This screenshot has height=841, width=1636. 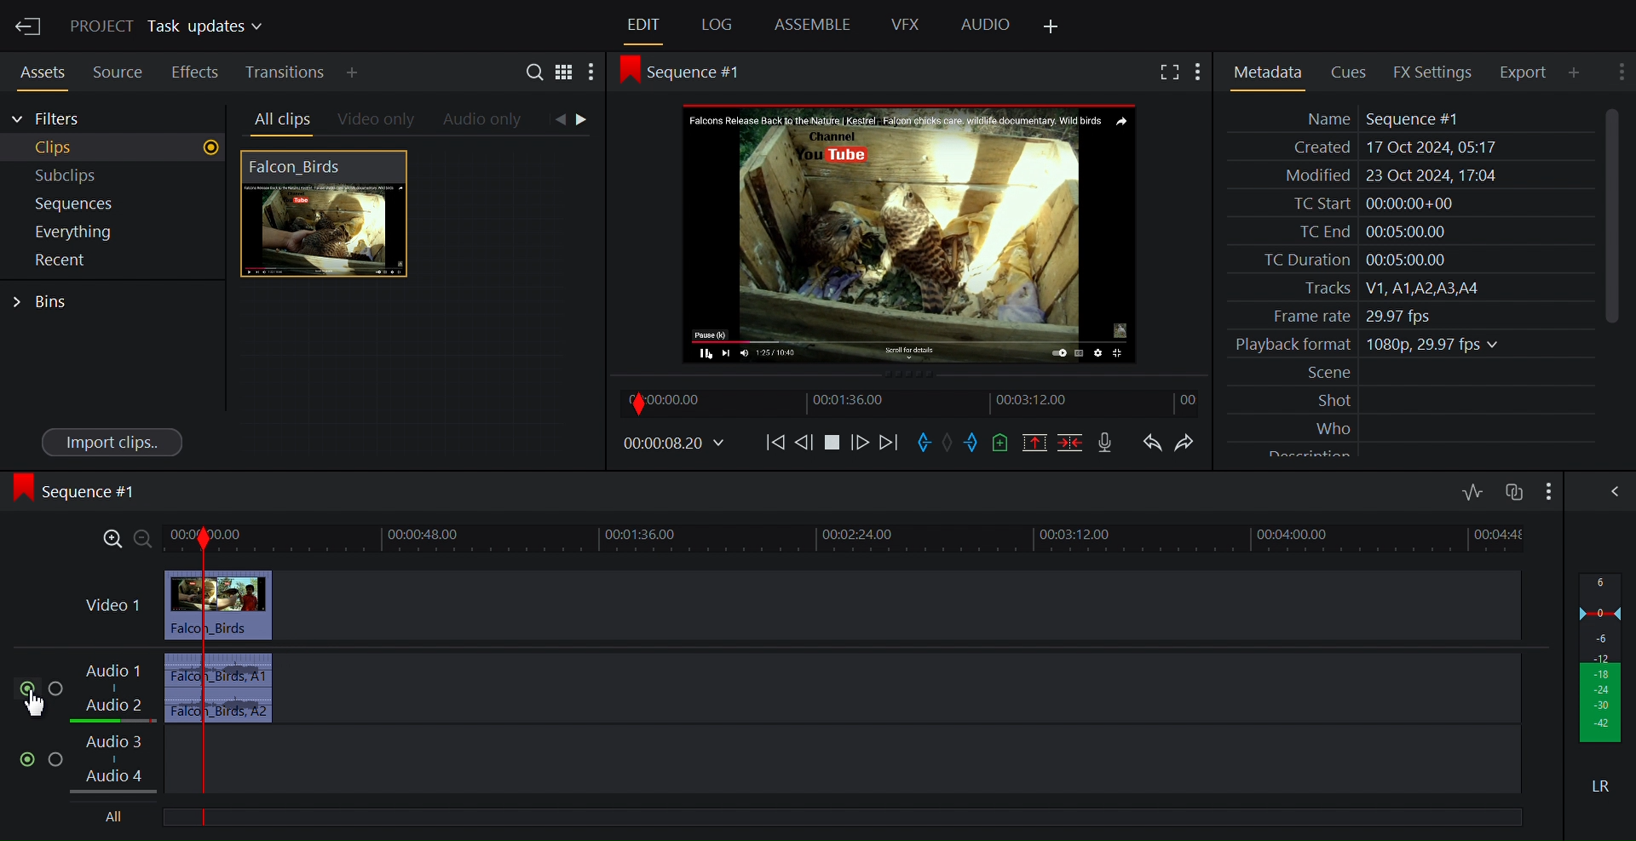 I want to click on Mark out, so click(x=974, y=442).